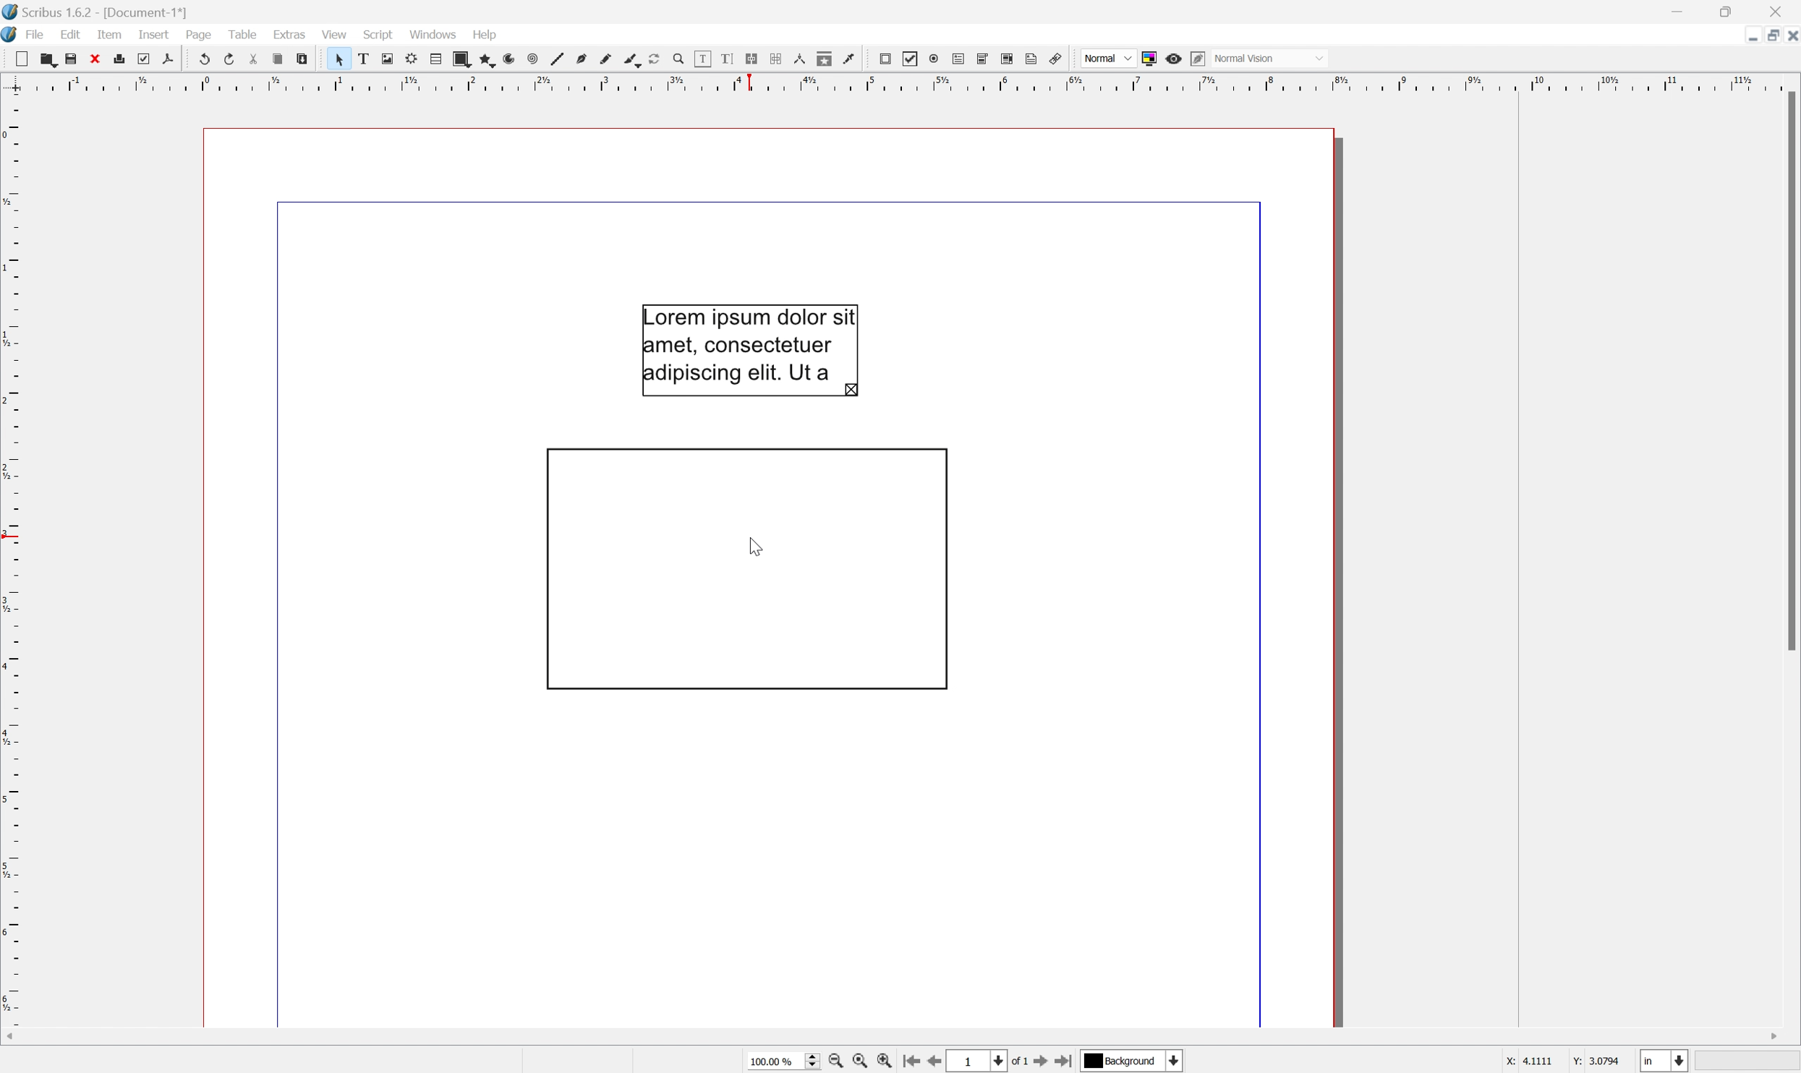 The height and width of the screenshot is (1073, 1801). Describe the element at coordinates (1068, 1061) in the screenshot. I see `Go to the last page` at that location.